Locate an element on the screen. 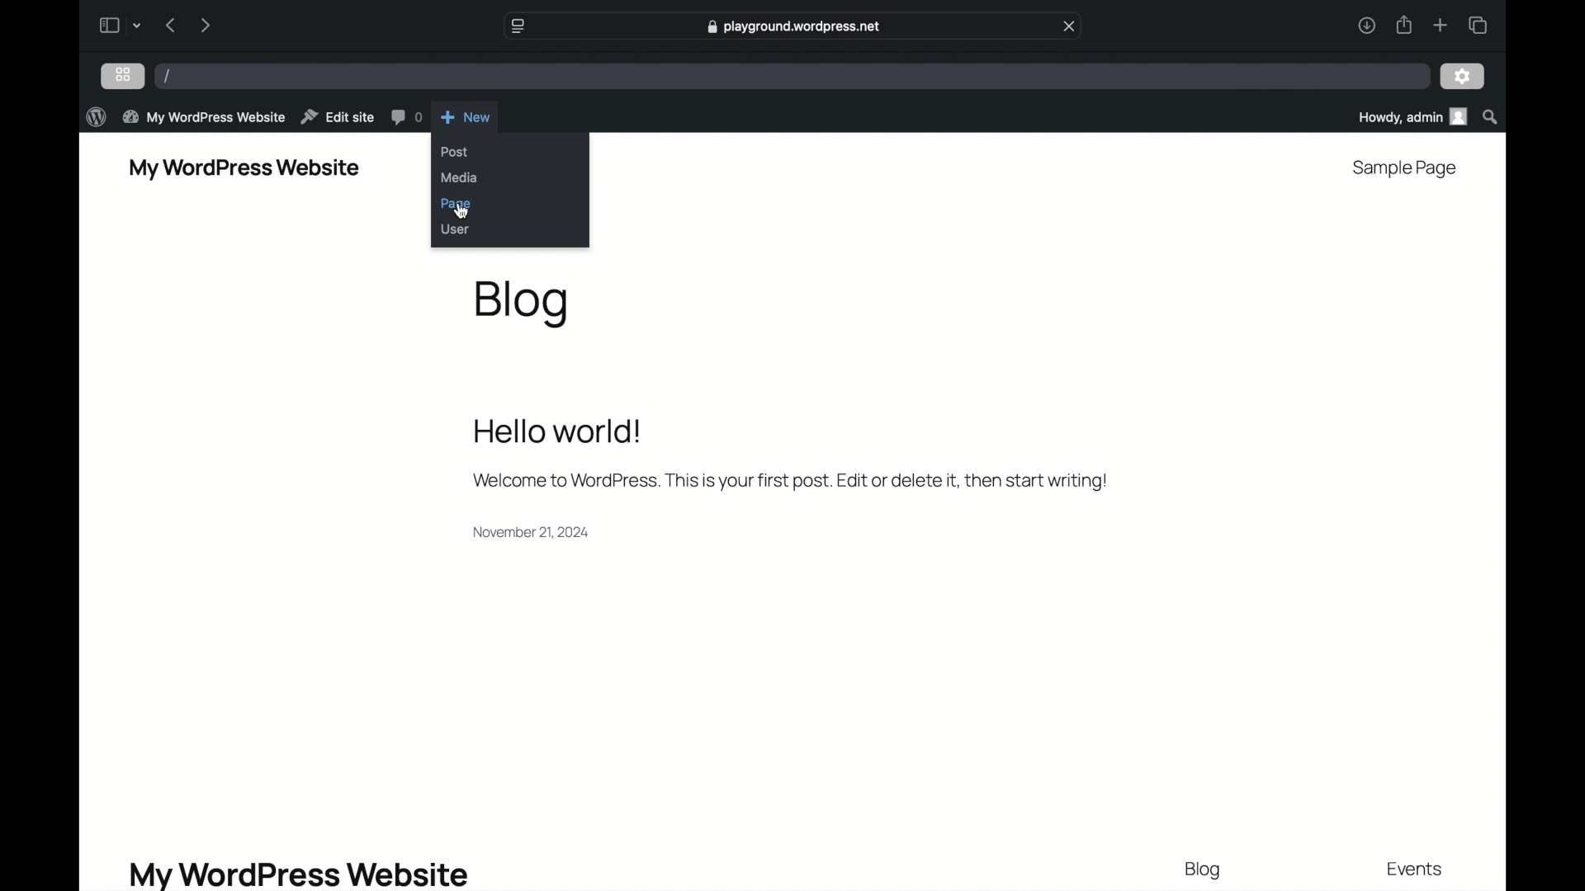  previous page is located at coordinates (170, 24).